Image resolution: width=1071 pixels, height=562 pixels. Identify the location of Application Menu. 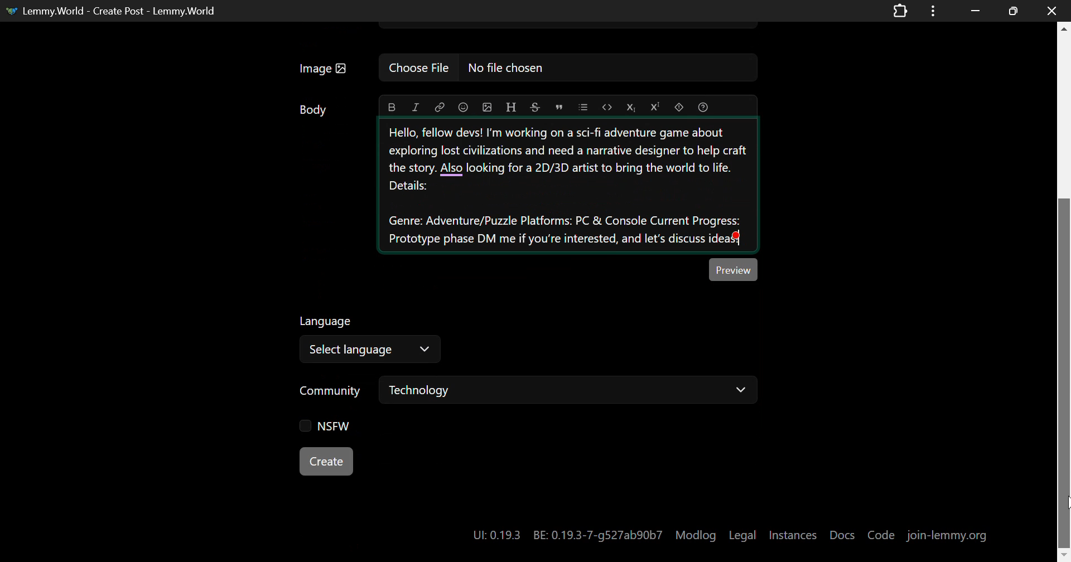
(934, 11).